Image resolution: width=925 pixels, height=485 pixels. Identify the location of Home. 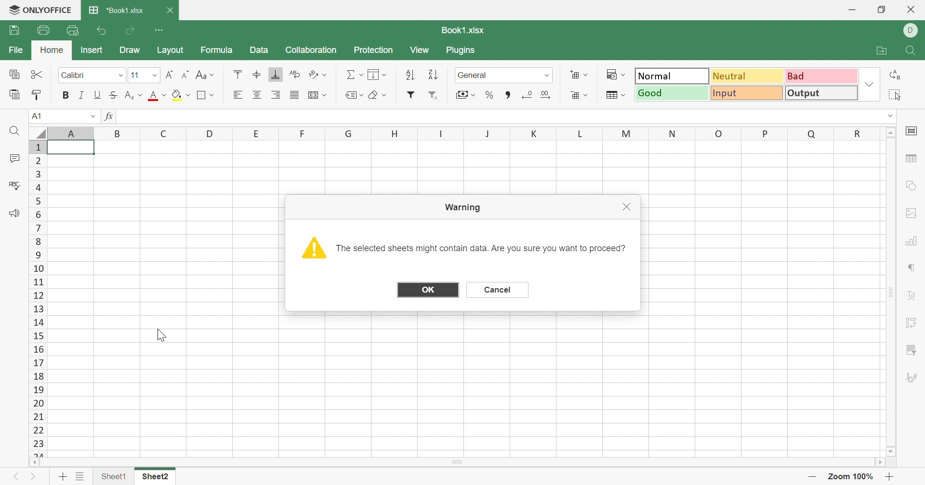
(51, 48).